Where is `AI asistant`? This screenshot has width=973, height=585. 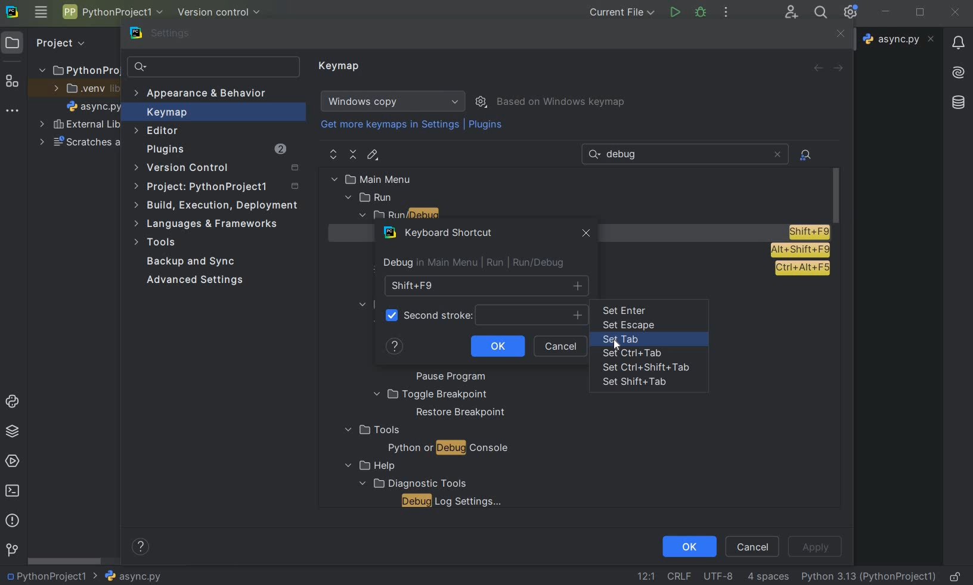
AI asistant is located at coordinates (957, 69).